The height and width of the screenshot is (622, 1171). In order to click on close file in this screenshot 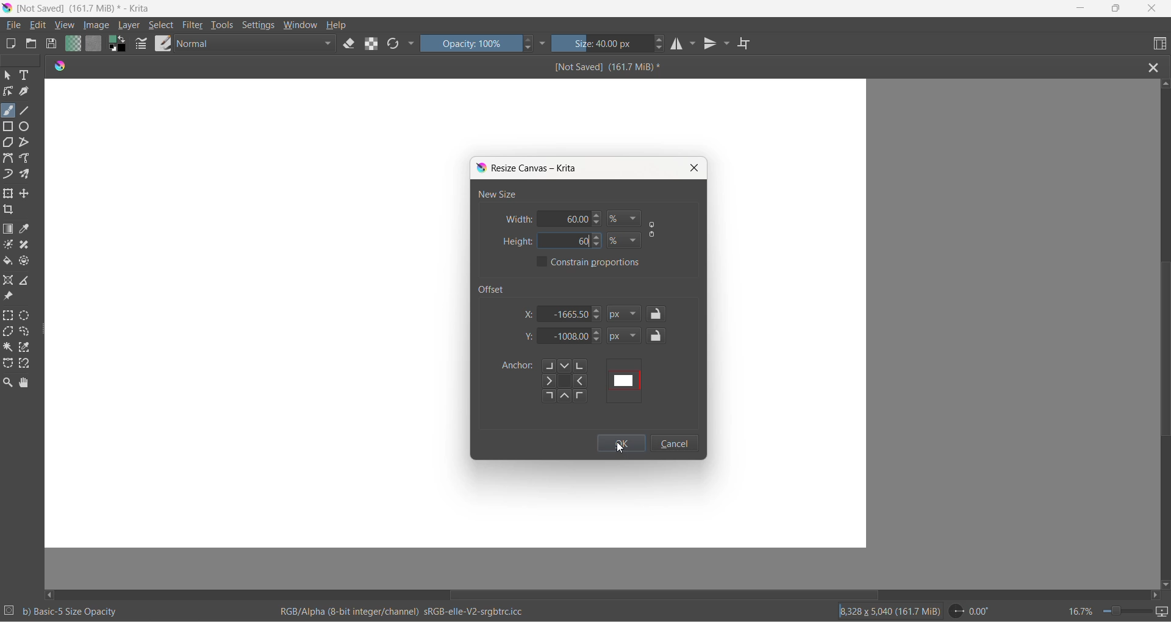, I will do `click(1157, 66)`.